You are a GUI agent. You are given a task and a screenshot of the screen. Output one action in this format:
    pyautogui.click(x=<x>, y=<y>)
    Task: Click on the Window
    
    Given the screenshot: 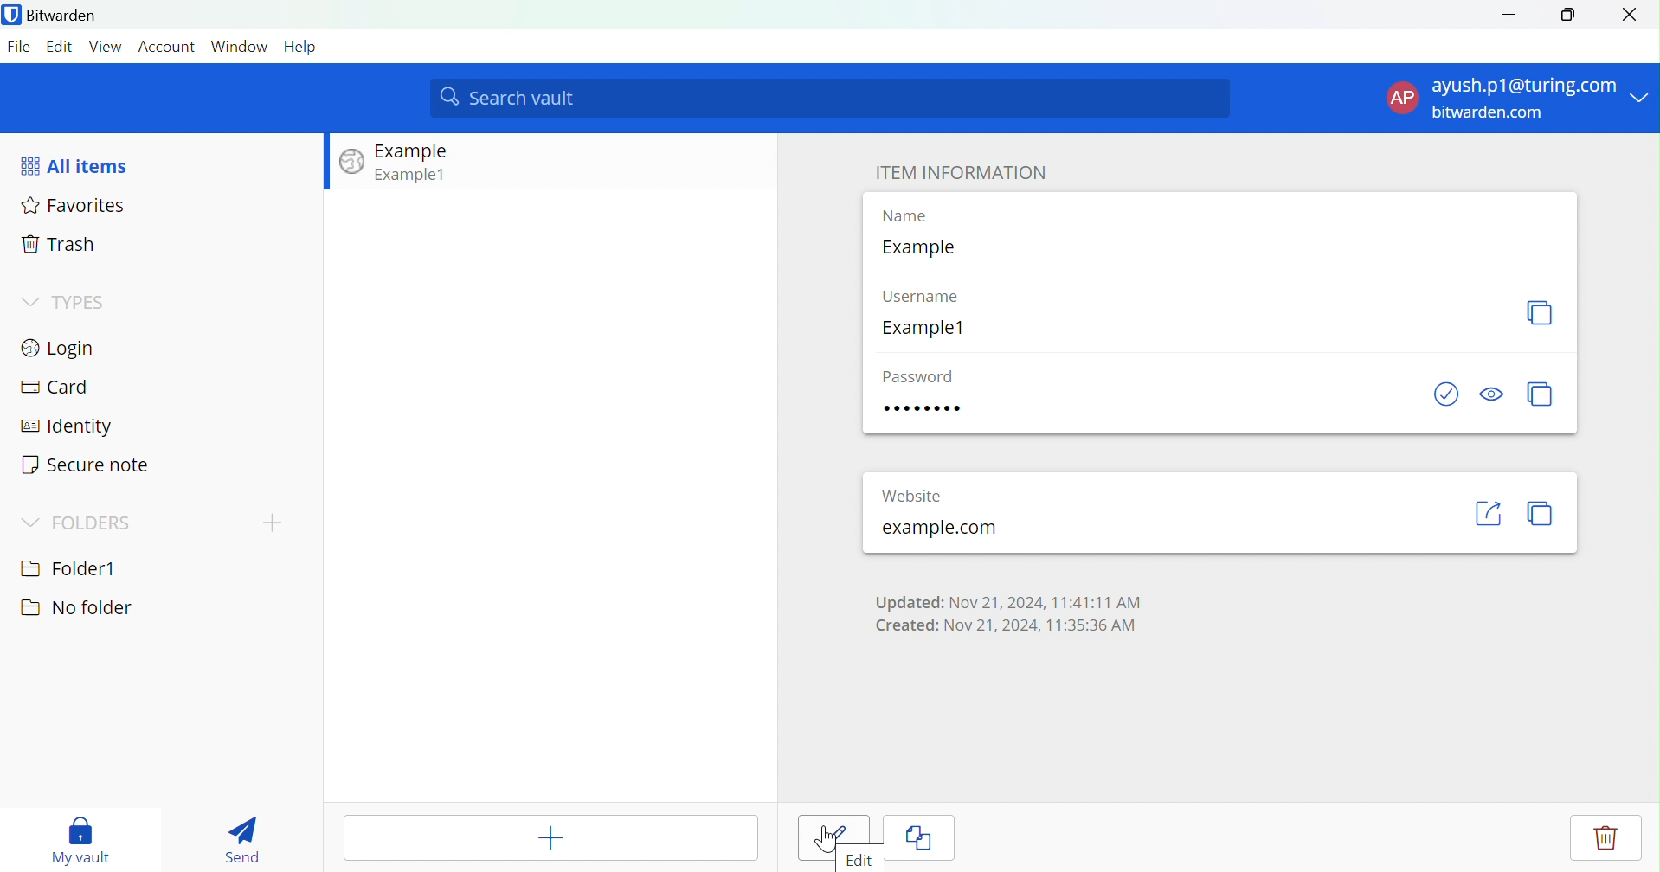 What is the action you would take?
    pyautogui.click(x=239, y=46)
    